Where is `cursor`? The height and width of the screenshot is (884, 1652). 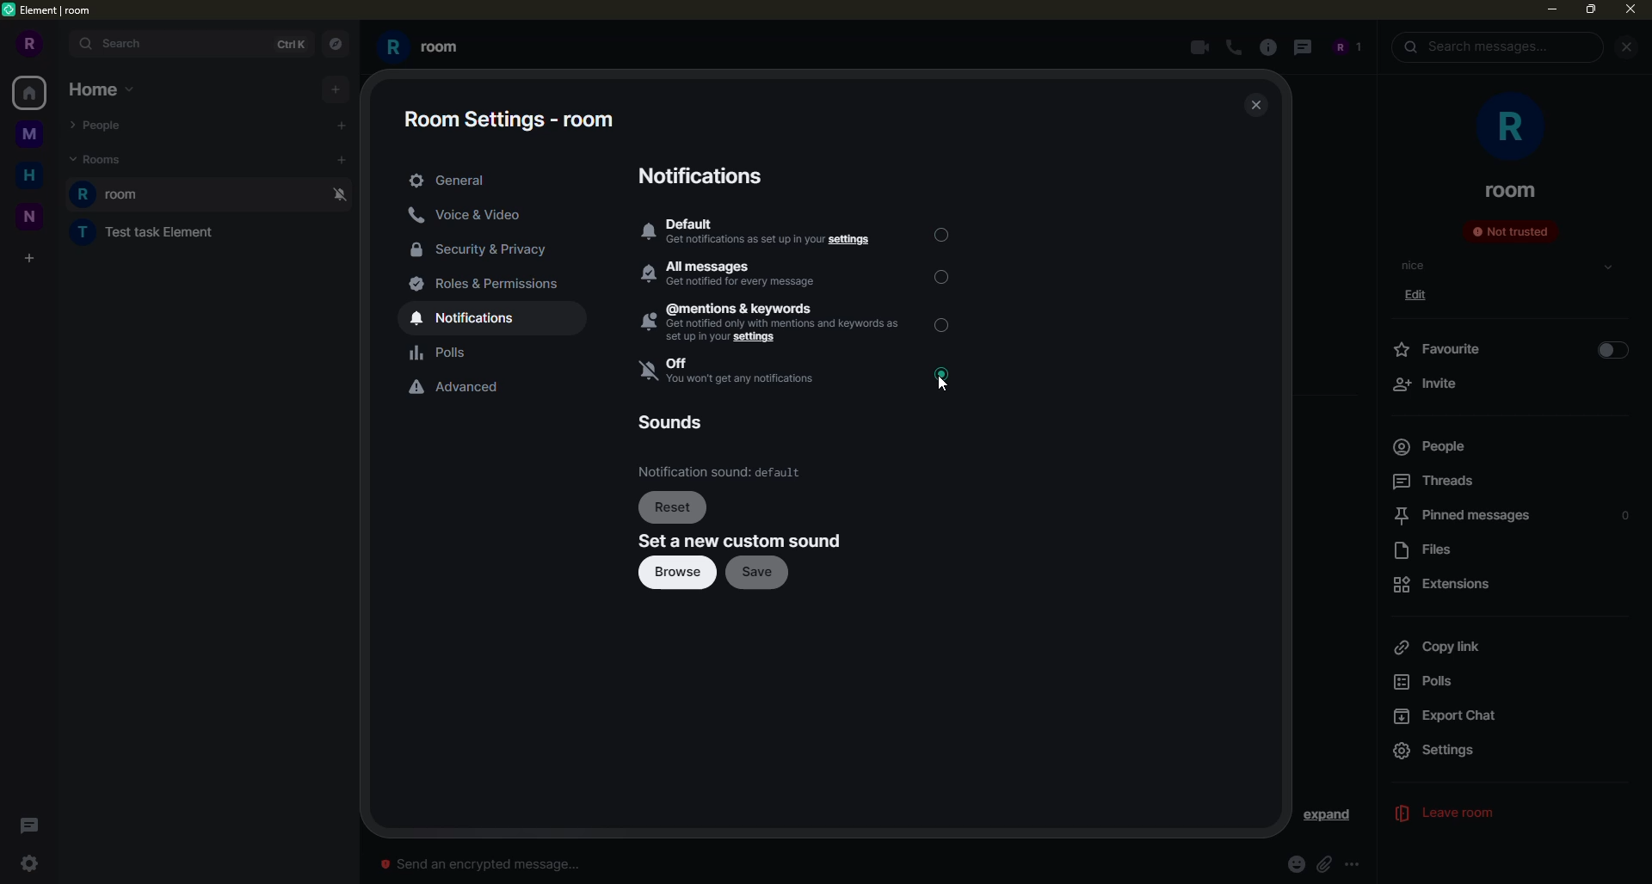
cursor is located at coordinates (945, 376).